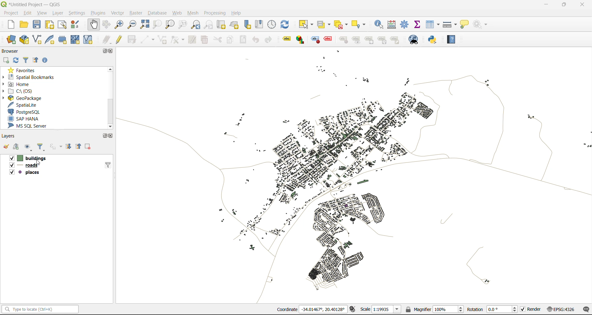 This screenshot has width=592, height=315. I want to click on toggle edits, so click(119, 39).